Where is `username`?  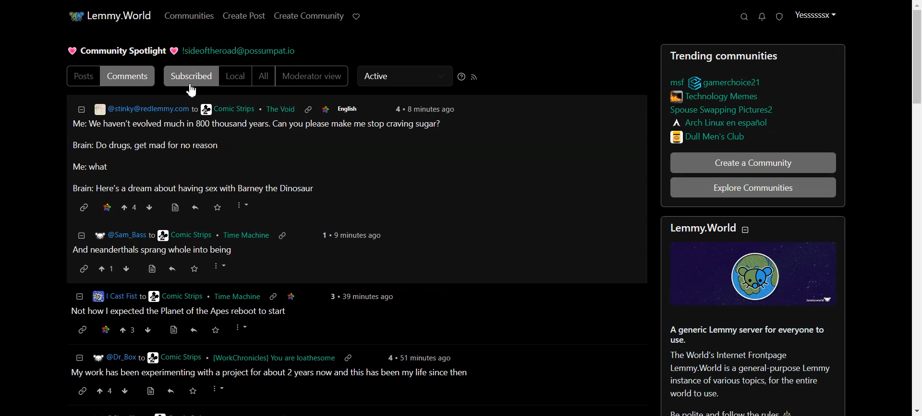 username is located at coordinates (133, 108).